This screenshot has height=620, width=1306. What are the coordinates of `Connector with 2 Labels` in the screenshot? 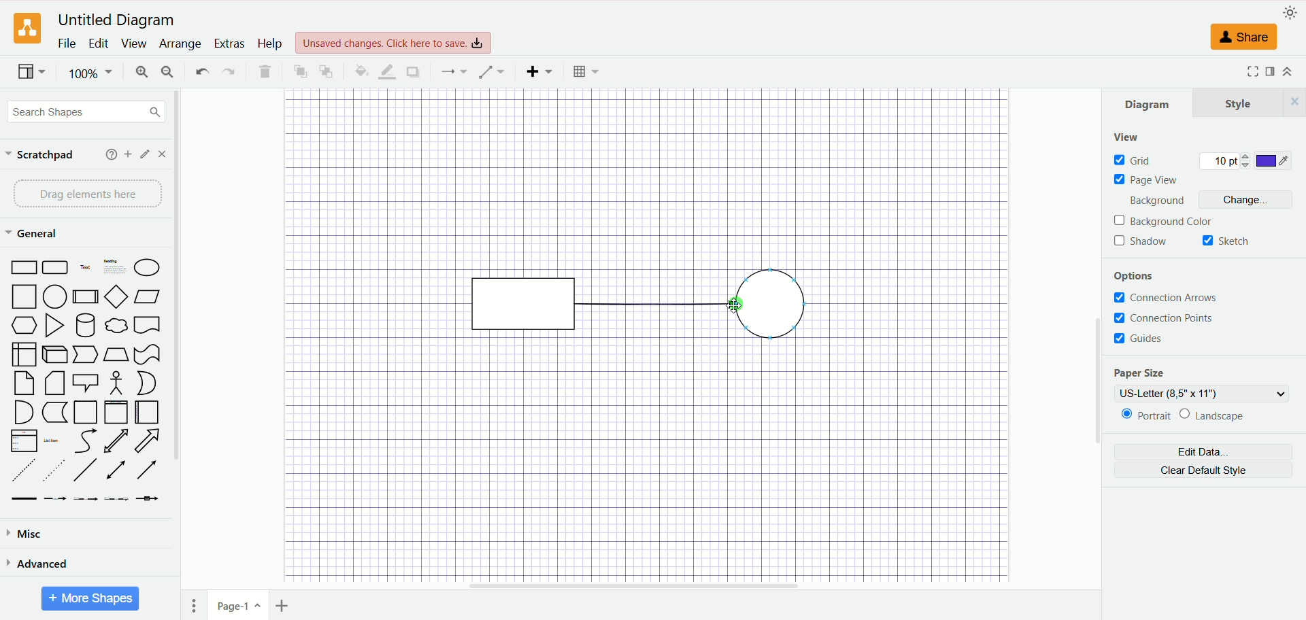 It's located at (86, 502).